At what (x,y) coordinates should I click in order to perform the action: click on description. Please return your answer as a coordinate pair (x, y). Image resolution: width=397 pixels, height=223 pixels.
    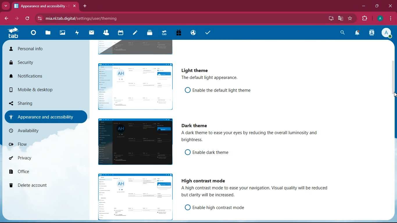
    Looking at the image, I should click on (257, 137).